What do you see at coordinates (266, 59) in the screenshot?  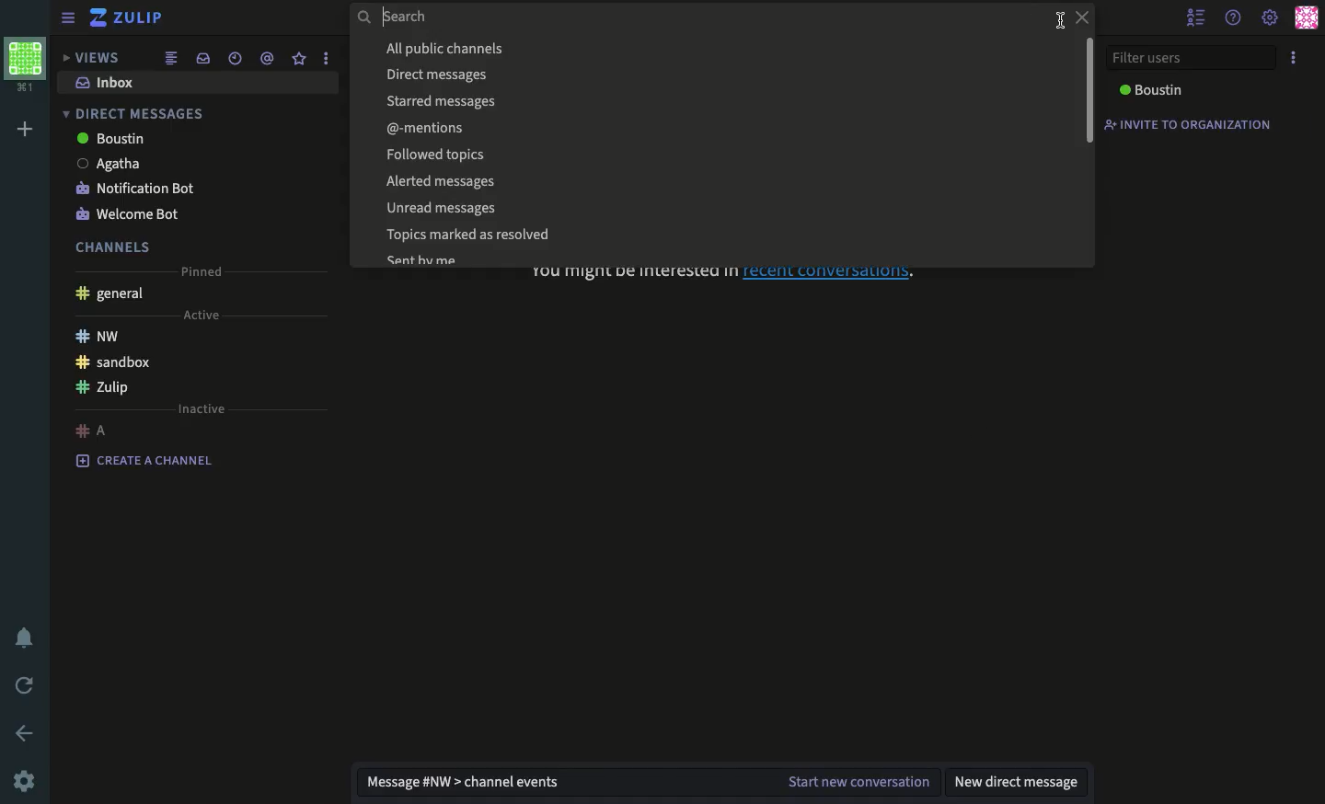 I see `mention` at bounding box center [266, 59].